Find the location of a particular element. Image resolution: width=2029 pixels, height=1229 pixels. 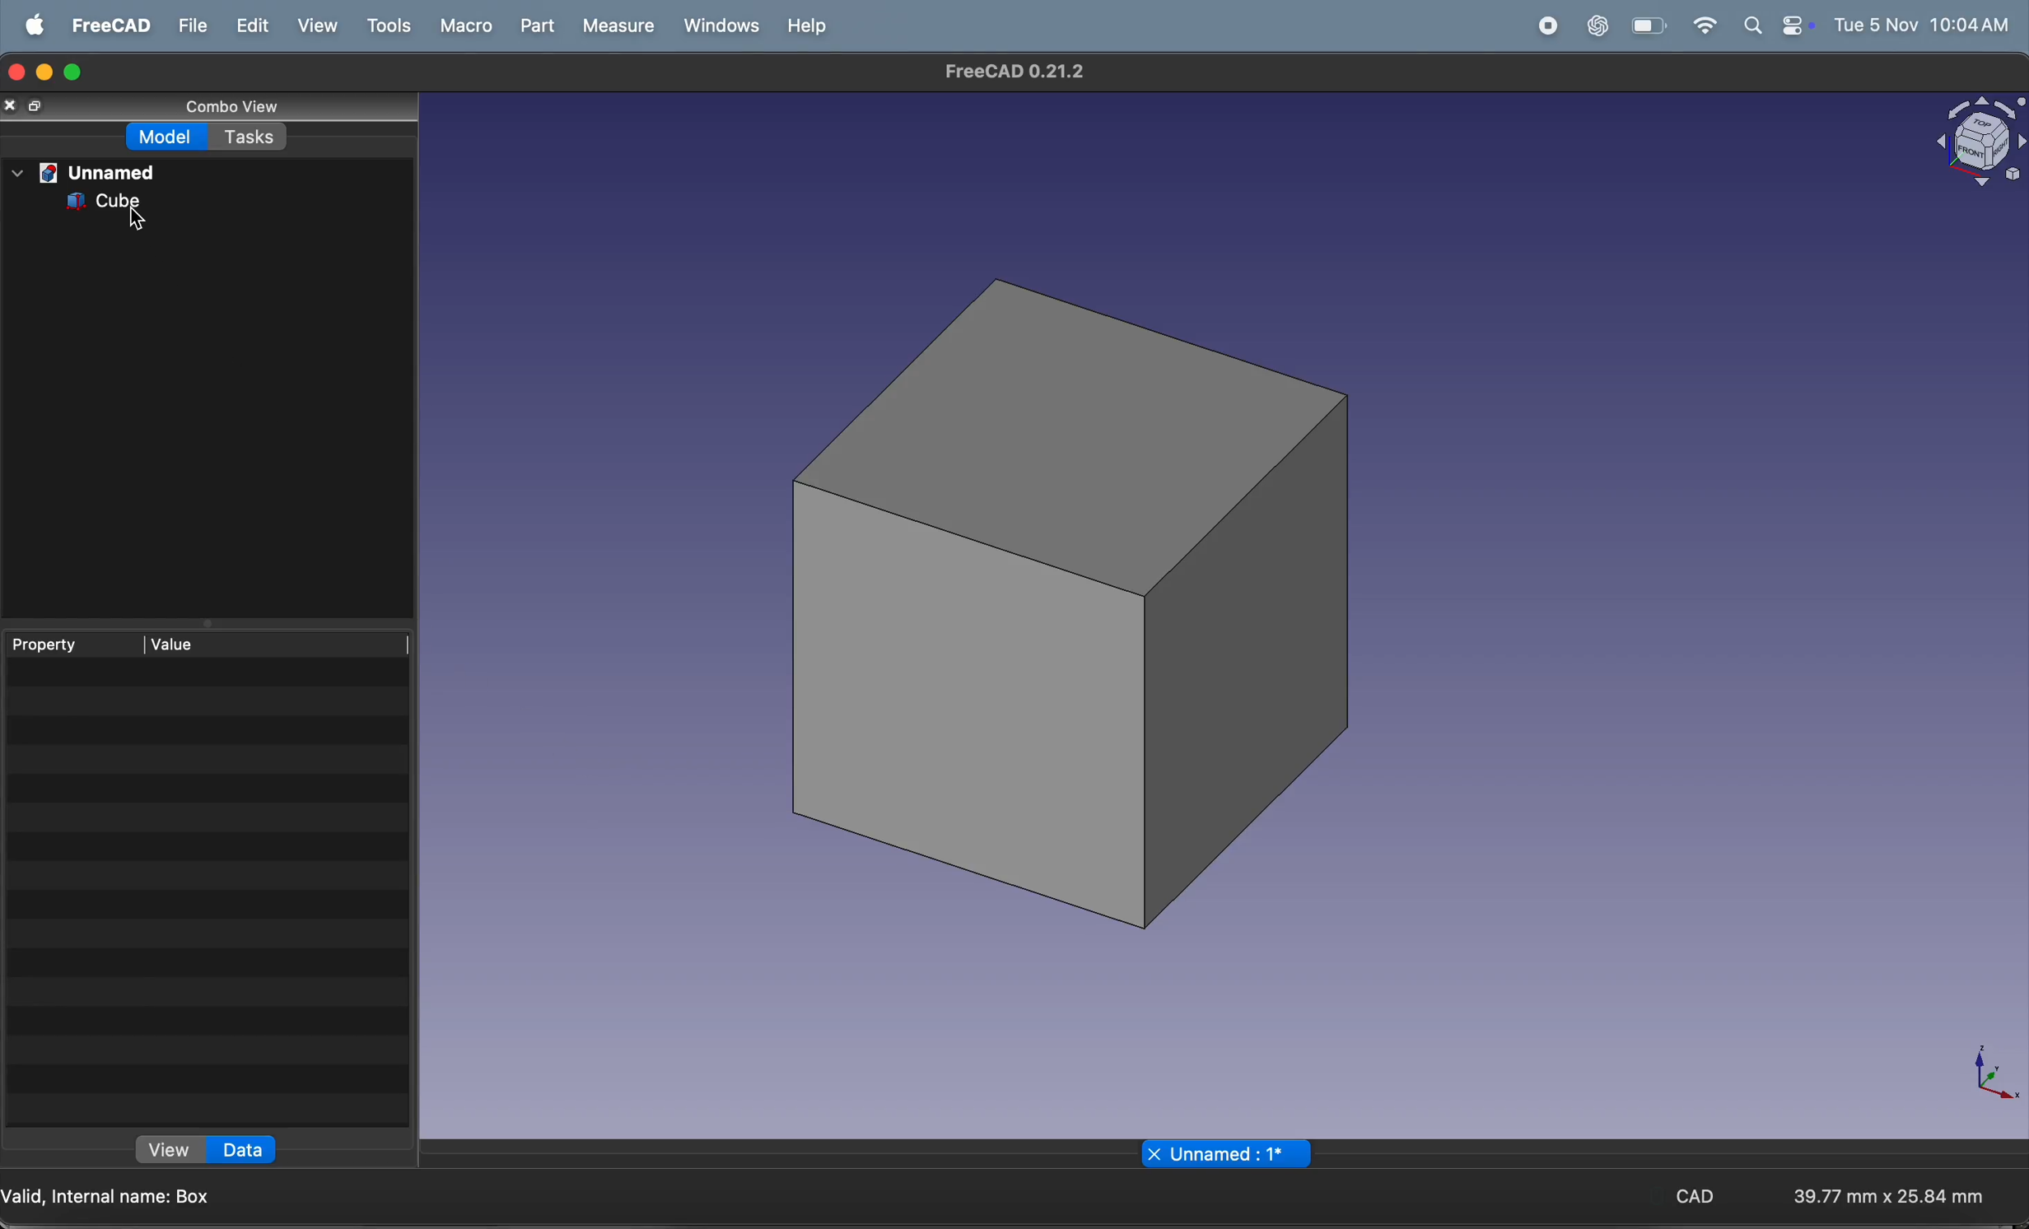

freecad tiltle is located at coordinates (1019, 70).